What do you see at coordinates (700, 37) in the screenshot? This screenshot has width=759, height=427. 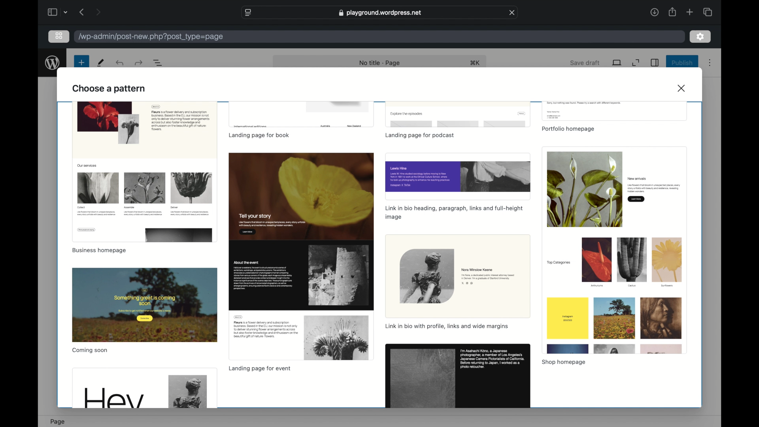 I see `settings` at bounding box center [700, 37].